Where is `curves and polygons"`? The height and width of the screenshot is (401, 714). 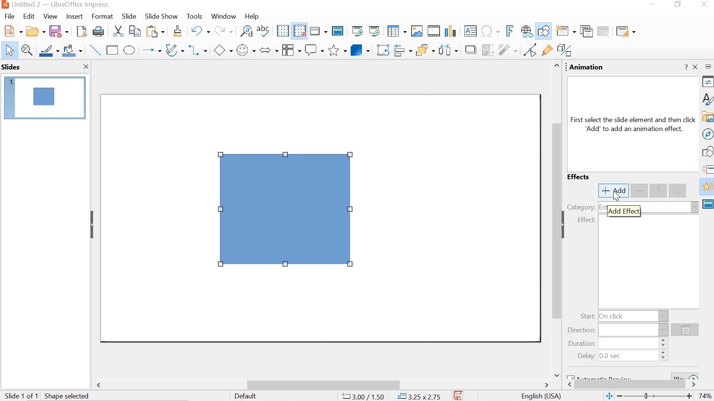 curves and polygons" is located at coordinates (173, 49).